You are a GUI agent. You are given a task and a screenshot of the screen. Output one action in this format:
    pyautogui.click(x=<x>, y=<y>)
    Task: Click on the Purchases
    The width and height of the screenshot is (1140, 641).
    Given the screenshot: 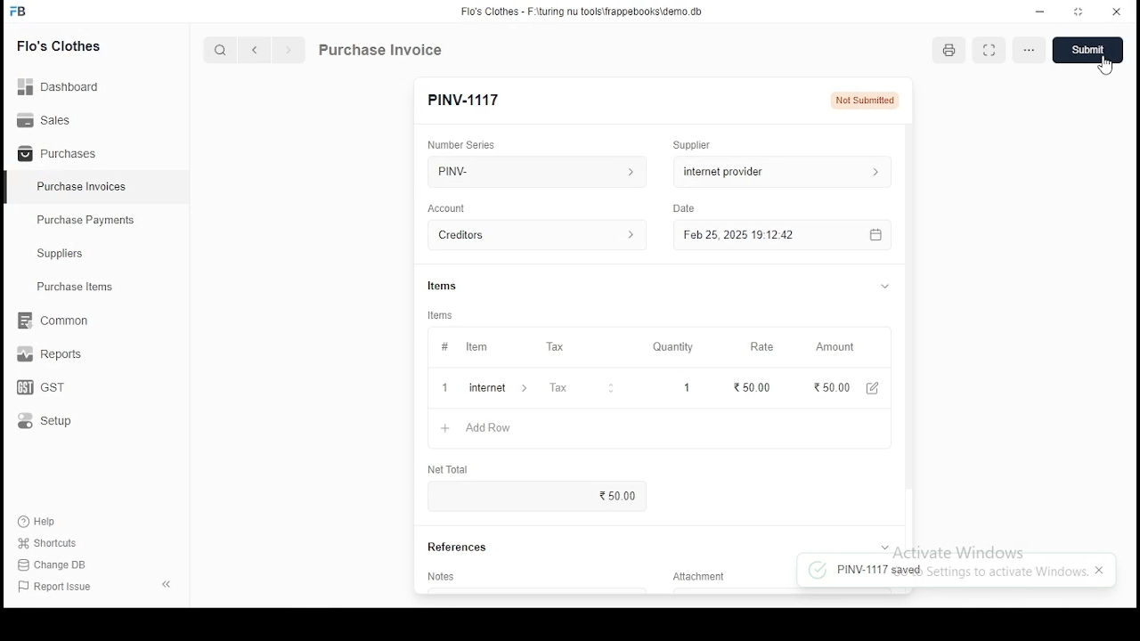 What is the action you would take?
    pyautogui.click(x=58, y=154)
    